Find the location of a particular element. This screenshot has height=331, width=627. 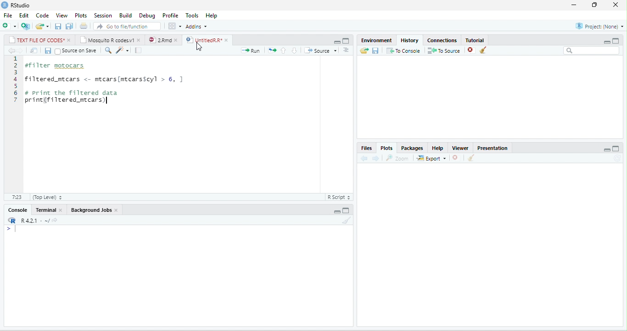

Top Level is located at coordinates (48, 197).